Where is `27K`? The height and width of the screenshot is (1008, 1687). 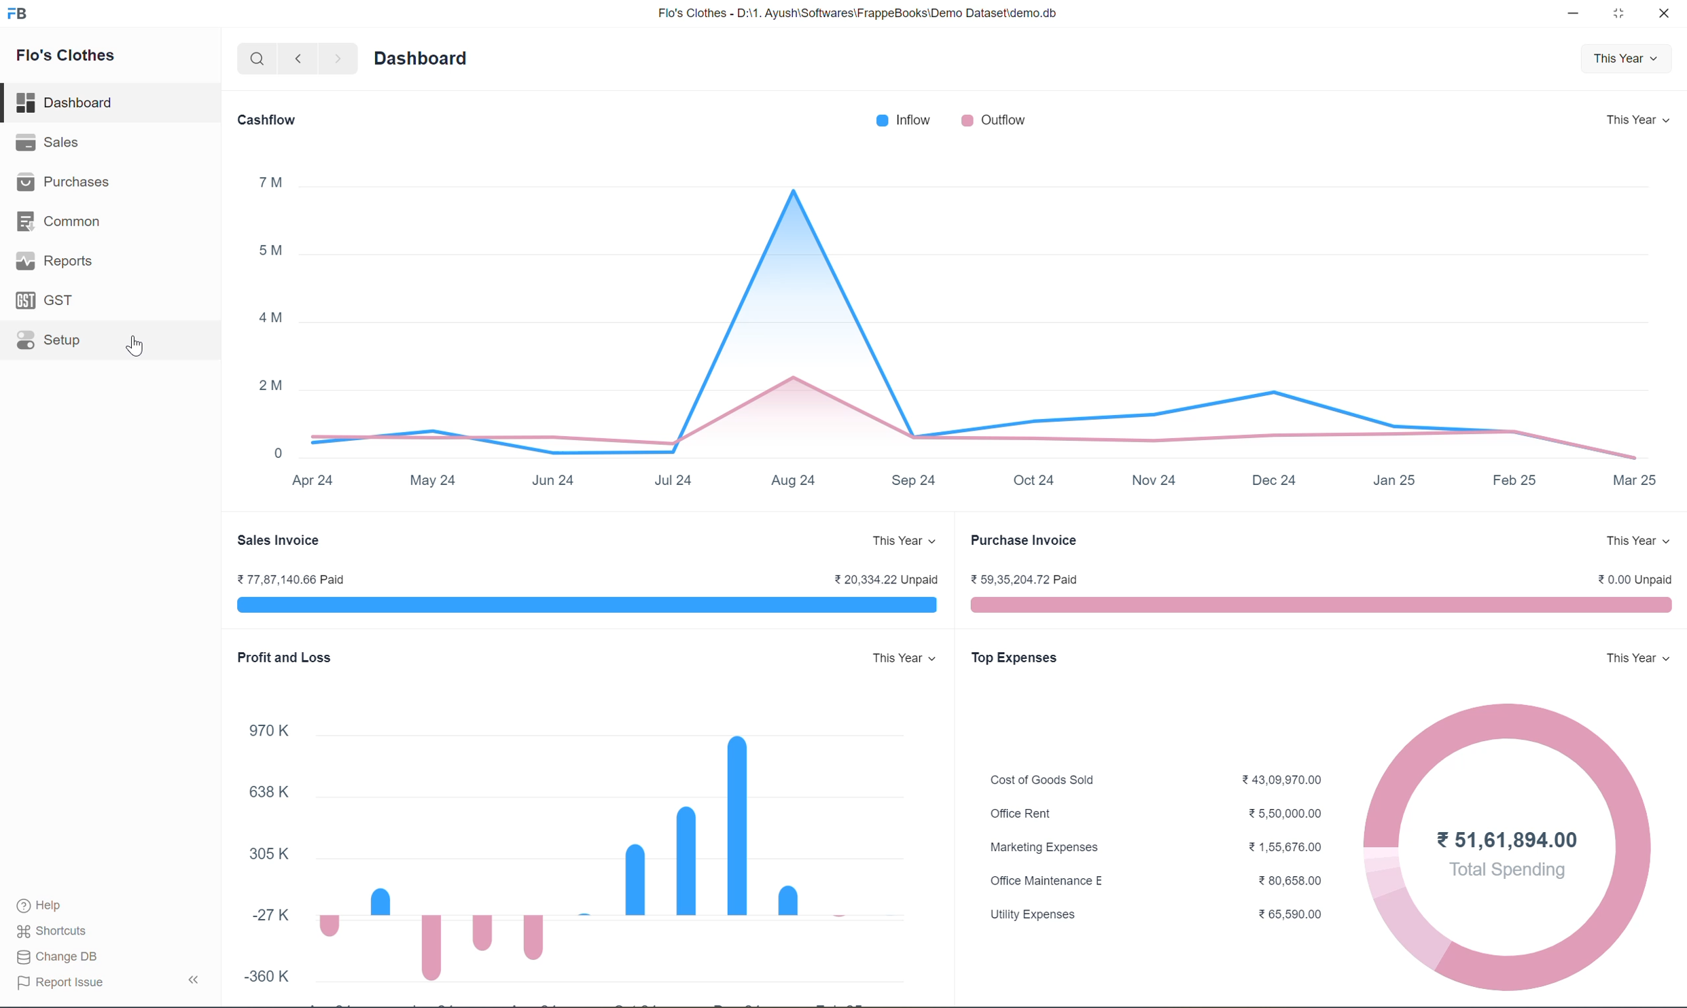 27K is located at coordinates (270, 916).